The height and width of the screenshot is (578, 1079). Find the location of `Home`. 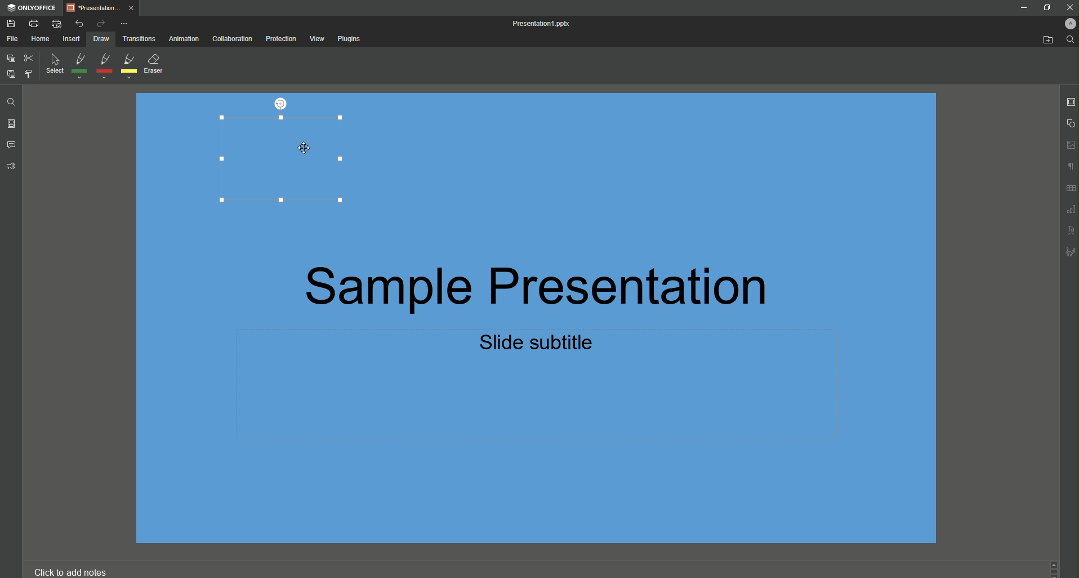

Home is located at coordinates (39, 39).